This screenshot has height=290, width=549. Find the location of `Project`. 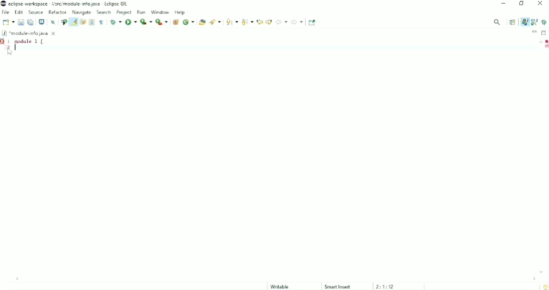

Project is located at coordinates (124, 12).